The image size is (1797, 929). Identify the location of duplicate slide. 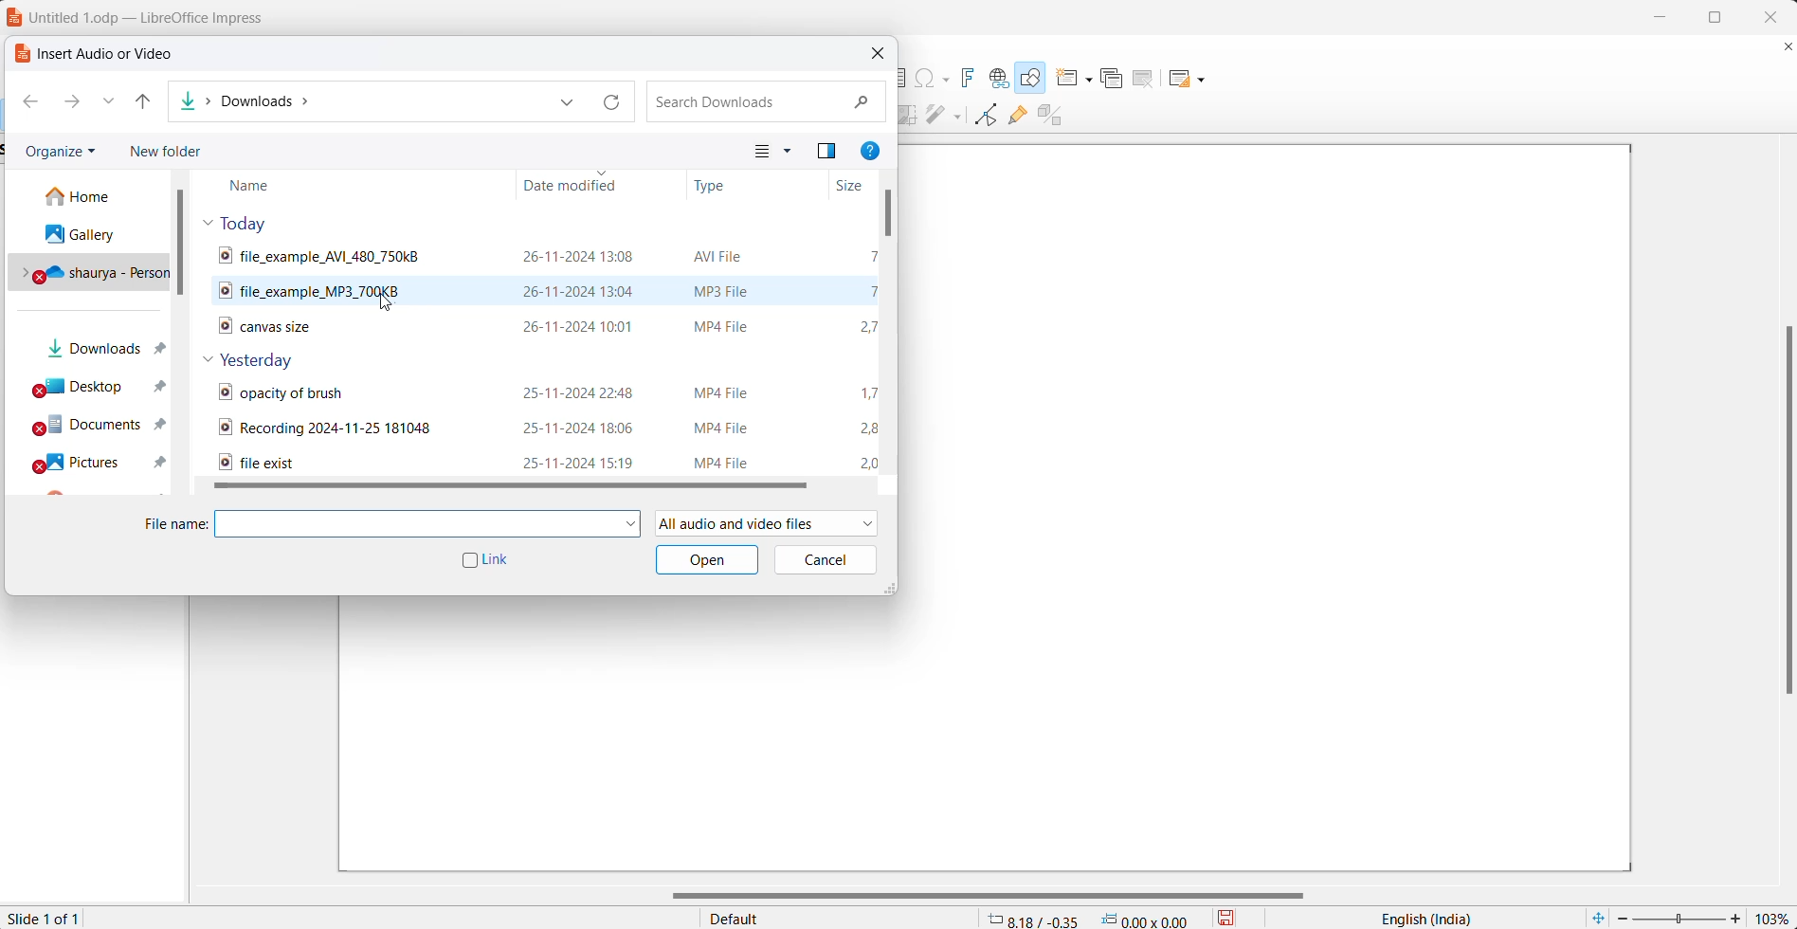
(1117, 77).